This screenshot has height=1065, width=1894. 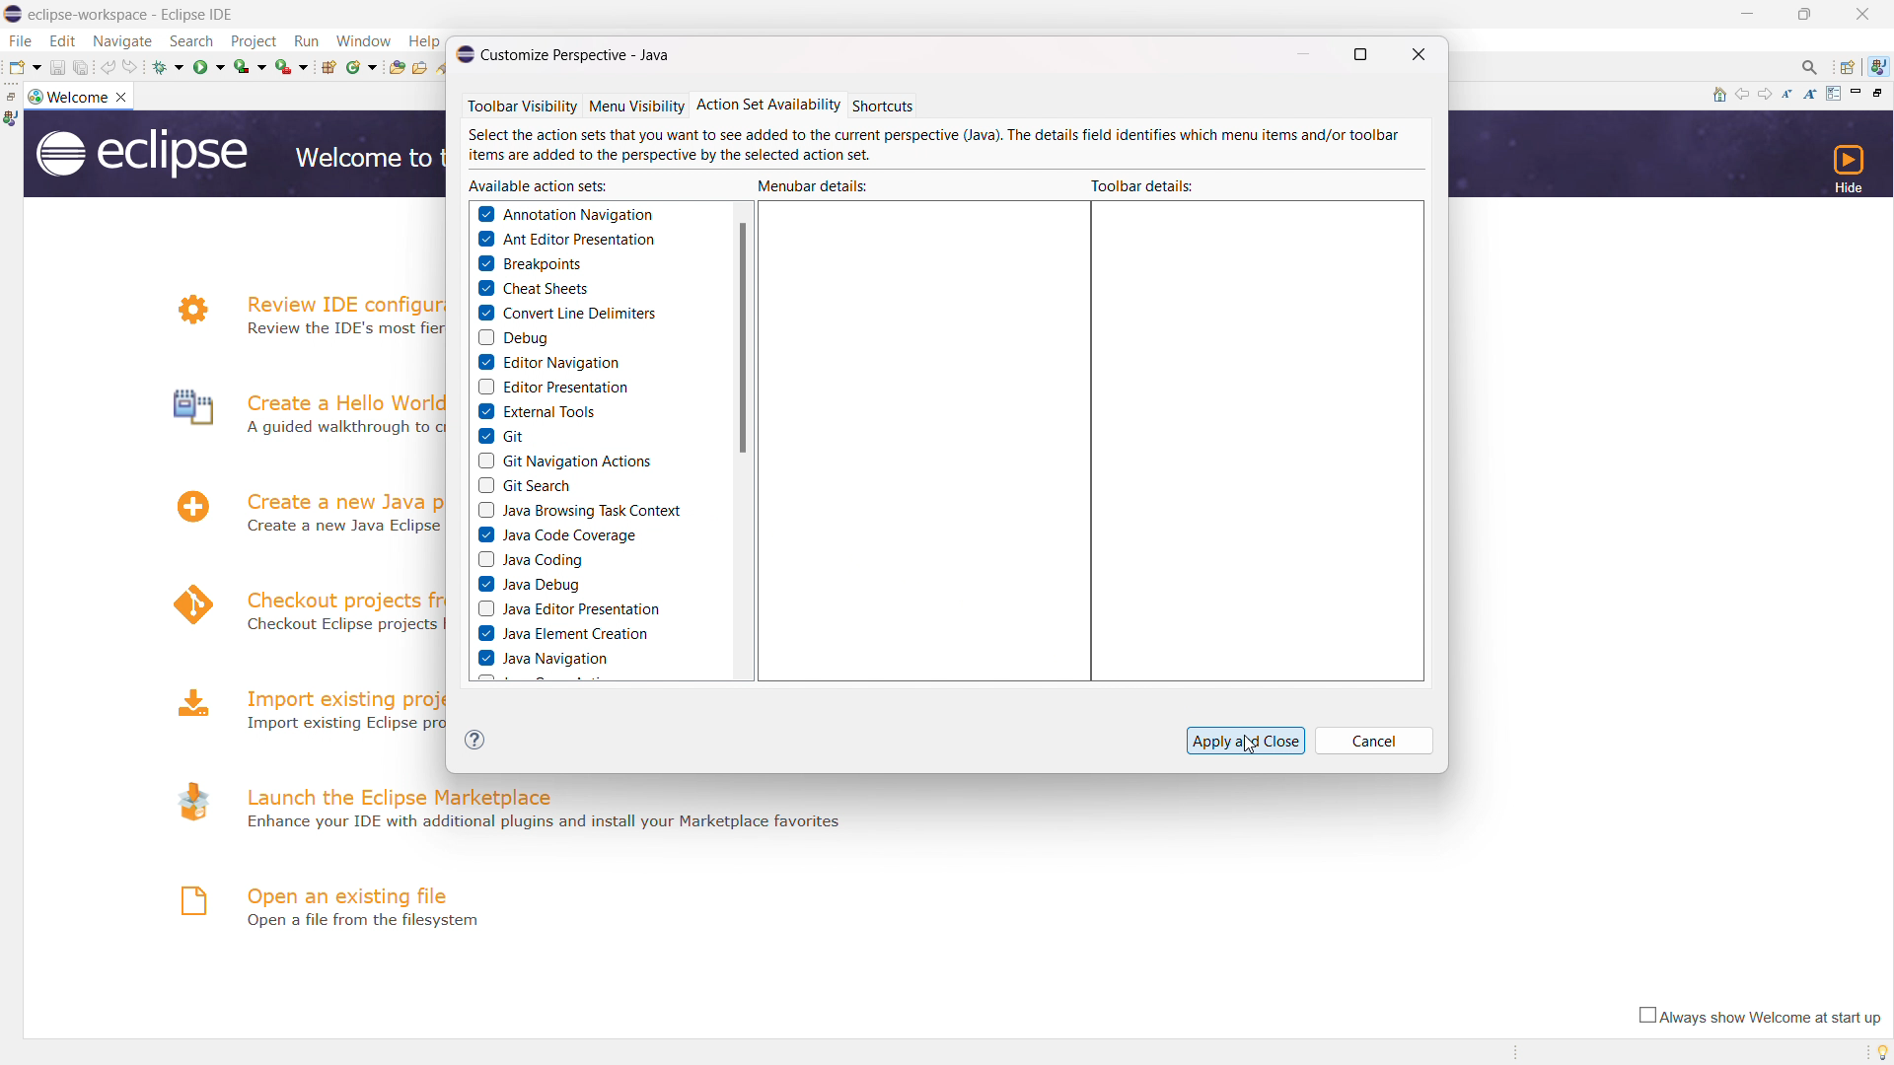 I want to click on Open a file from filesystem, so click(x=360, y=923).